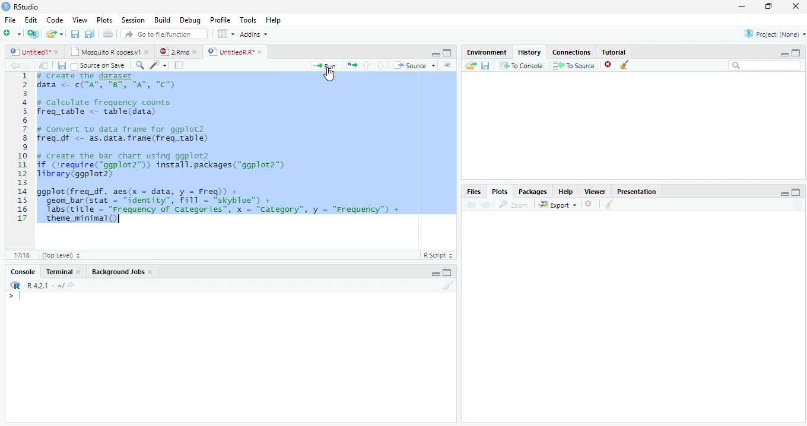 This screenshot has width=807, height=426. I want to click on Create the dataset data <- c("a", "8", "A", "¢")calculate frequency countsreq_table <- table(data)Convert to data frame for ggplot2req_df <- as. data. frame(freq_table)Create the bar chart using ggplot2f (irequire(“ggplot2”)) install.packages(“ggplot2”)ibrary(ggplot2)gplot(freq df, aes(x = data, y = Freq) +geom_bar (stat = “identity”, fill = "skyblue") +labs (title = "Frequency of Categories”, x = “Category”, y = Frequency”) +theme_minimal 0], so click(247, 147).